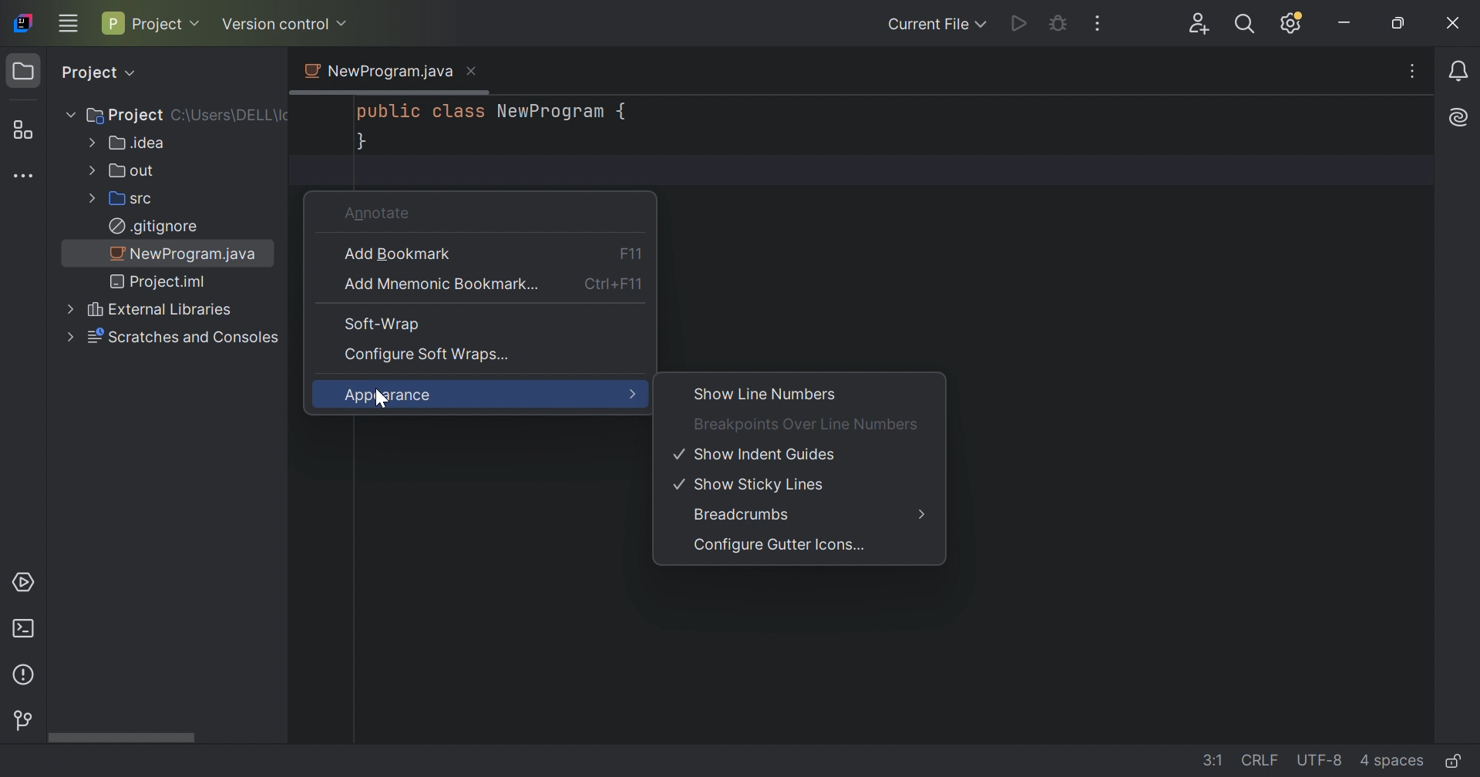  I want to click on , so click(1412, 72).